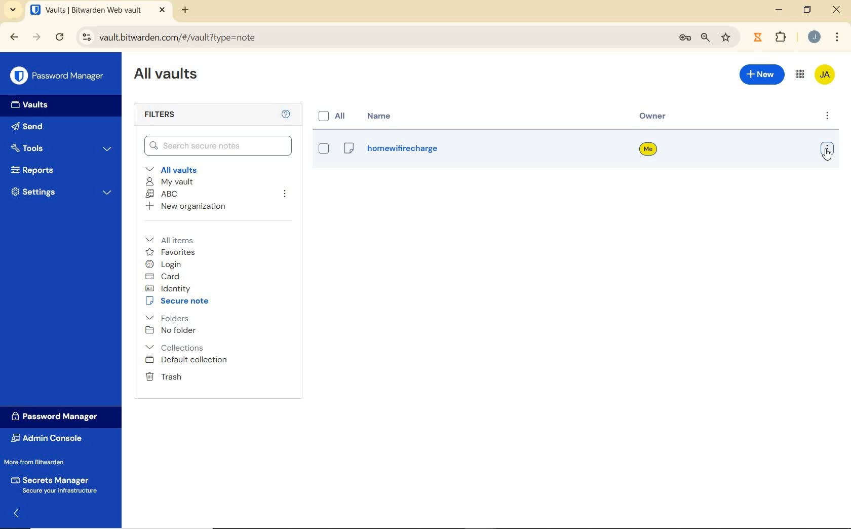  What do you see at coordinates (186, 206) in the screenshot?
I see `New organization` at bounding box center [186, 206].